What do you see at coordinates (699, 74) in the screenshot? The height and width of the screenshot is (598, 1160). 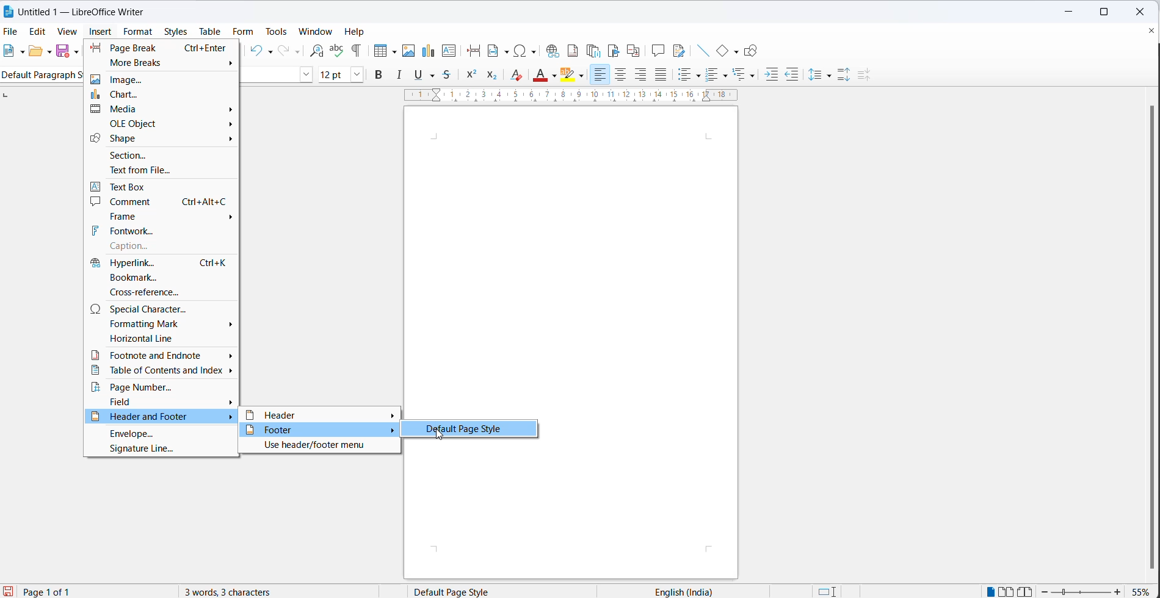 I see `toggle unordered list options` at bounding box center [699, 74].